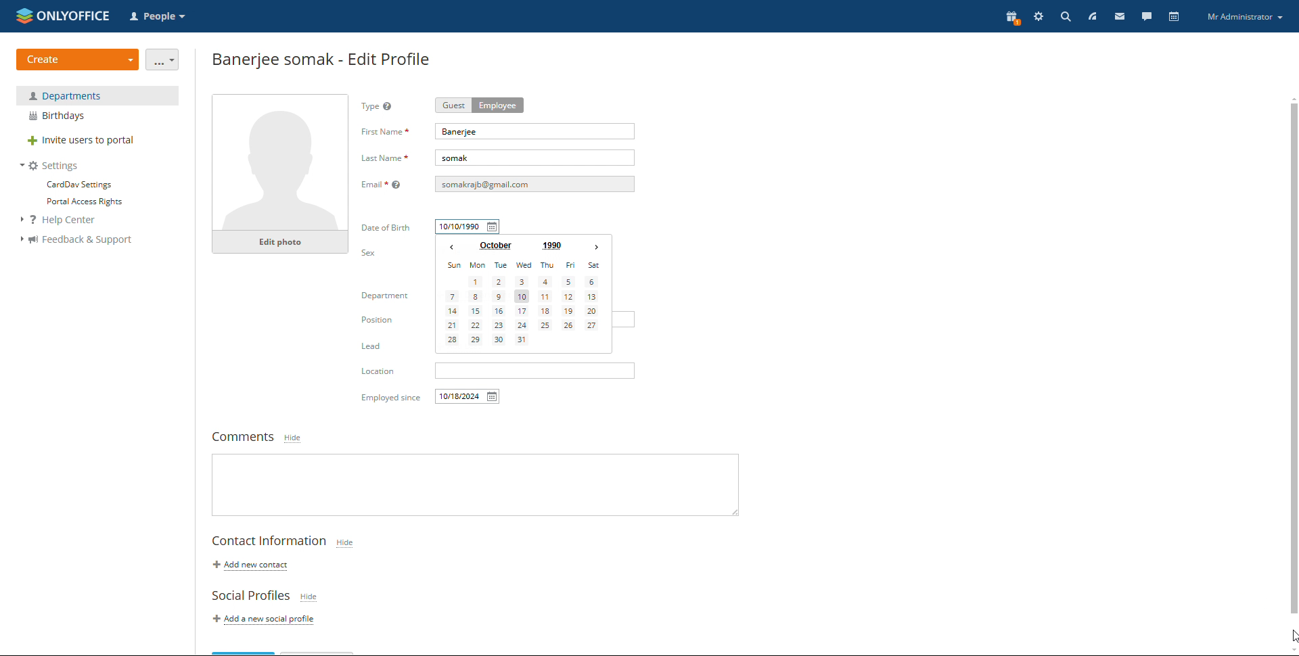 The width and height of the screenshot is (1299, 656). I want to click on date of birth, so click(388, 227).